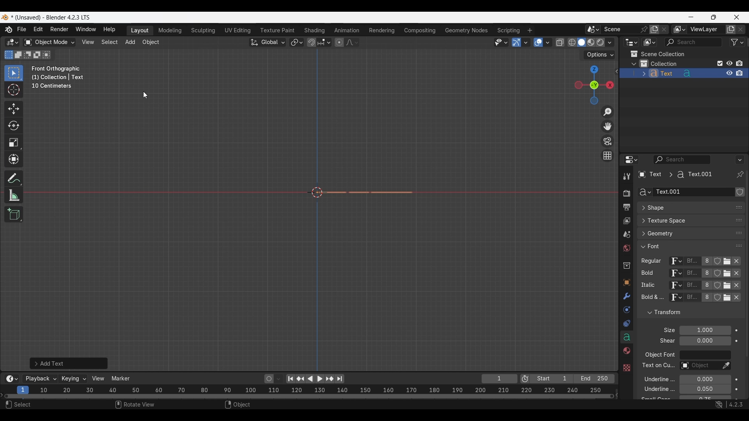  I want to click on Text object added to collection, so click(683, 73).